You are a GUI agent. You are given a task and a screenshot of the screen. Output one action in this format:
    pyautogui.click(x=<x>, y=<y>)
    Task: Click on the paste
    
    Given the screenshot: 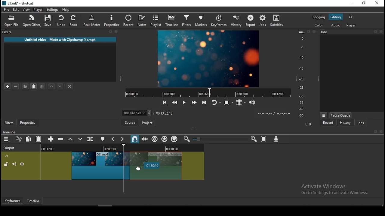 What is the action you would take?
    pyautogui.click(x=39, y=139)
    